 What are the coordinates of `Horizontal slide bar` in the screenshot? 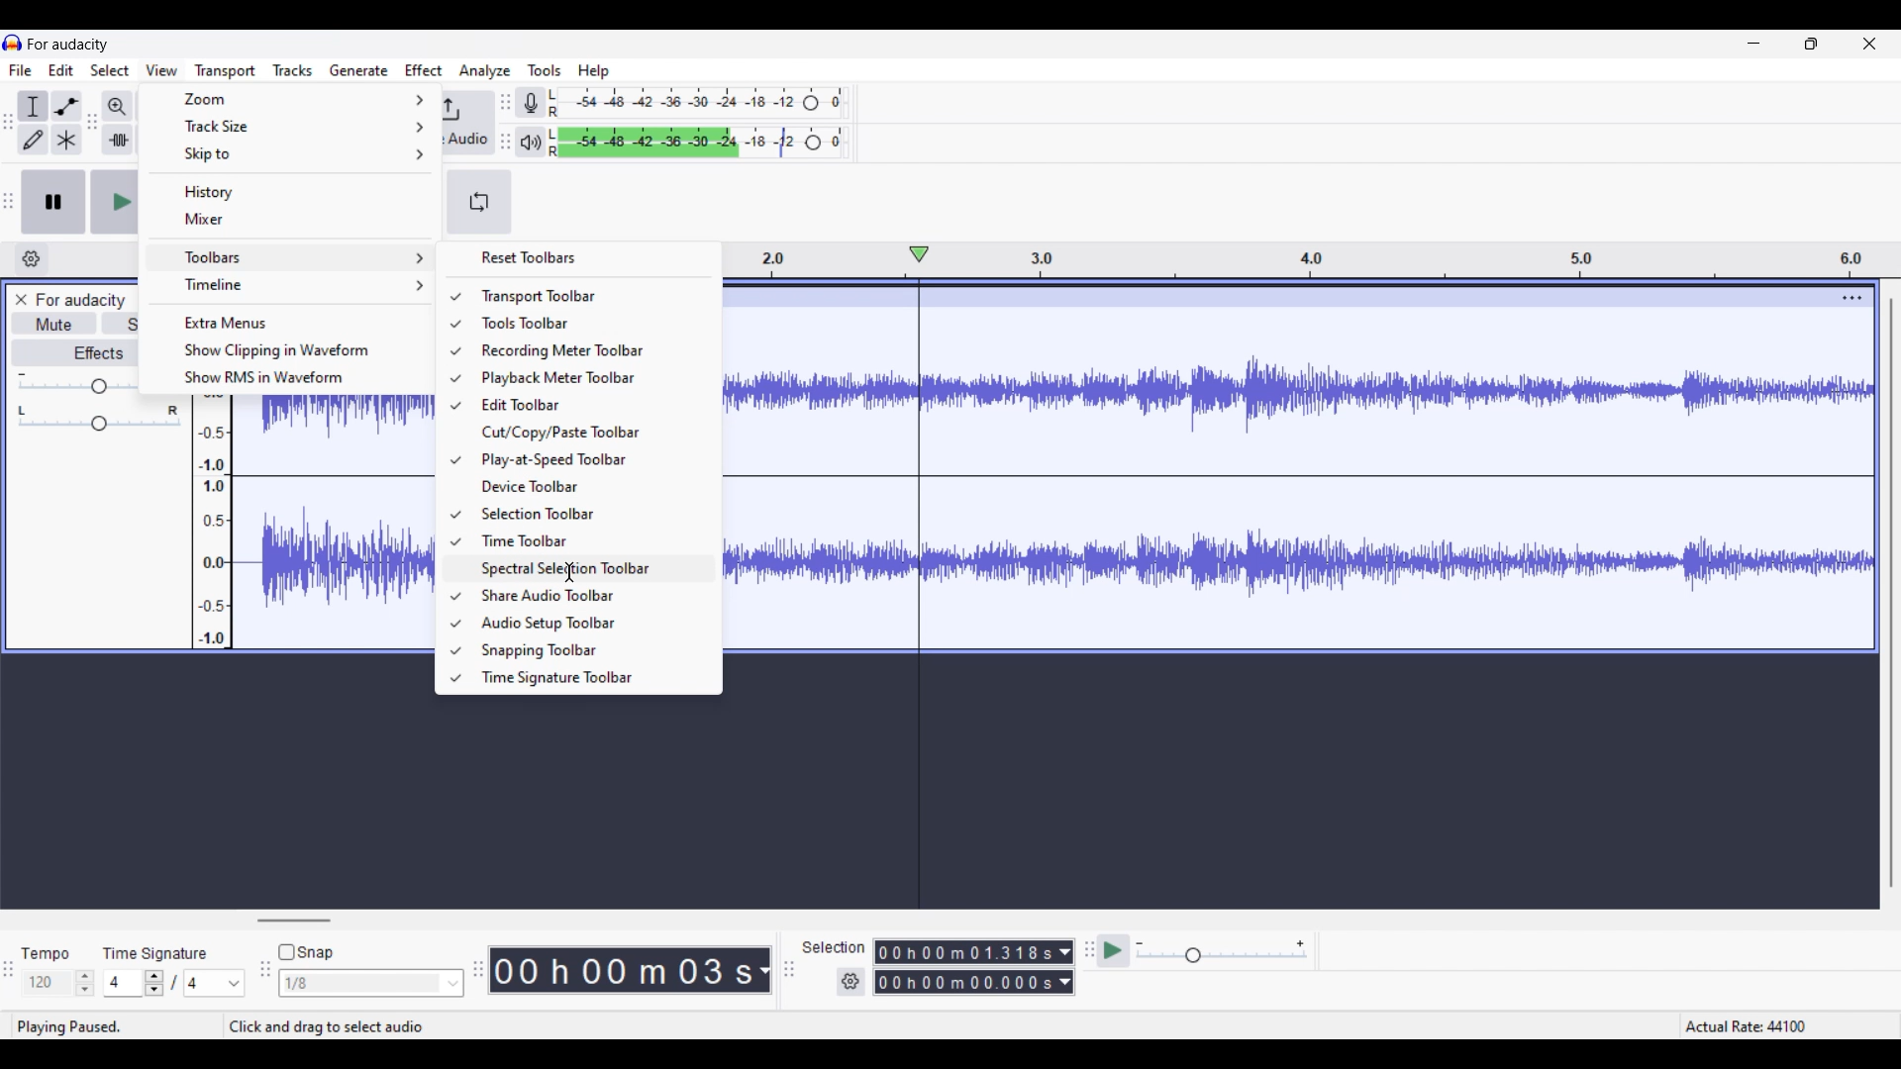 It's located at (295, 921).